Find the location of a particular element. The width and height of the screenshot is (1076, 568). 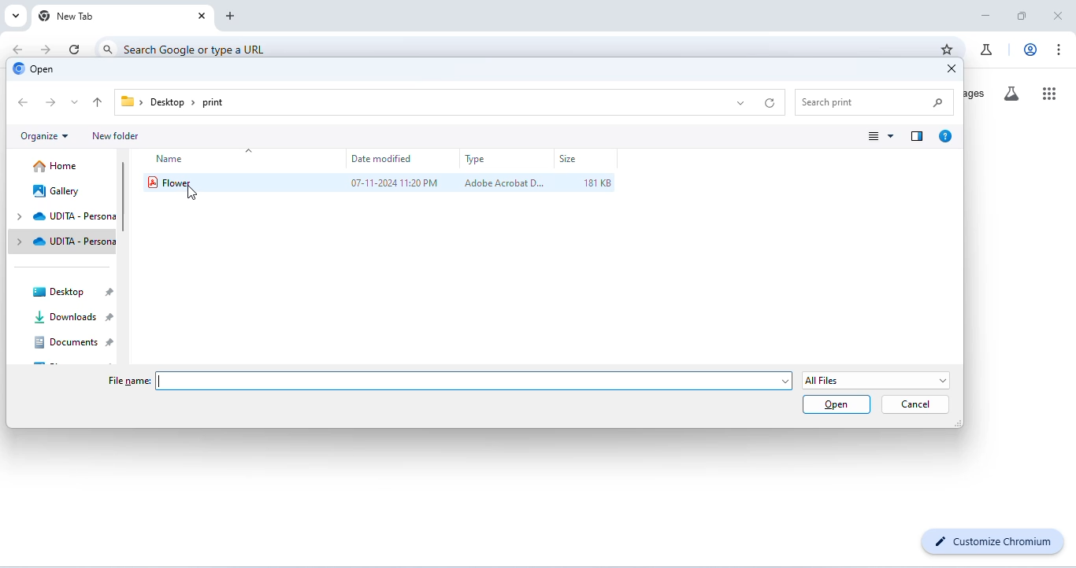

drop down is located at coordinates (21, 230).